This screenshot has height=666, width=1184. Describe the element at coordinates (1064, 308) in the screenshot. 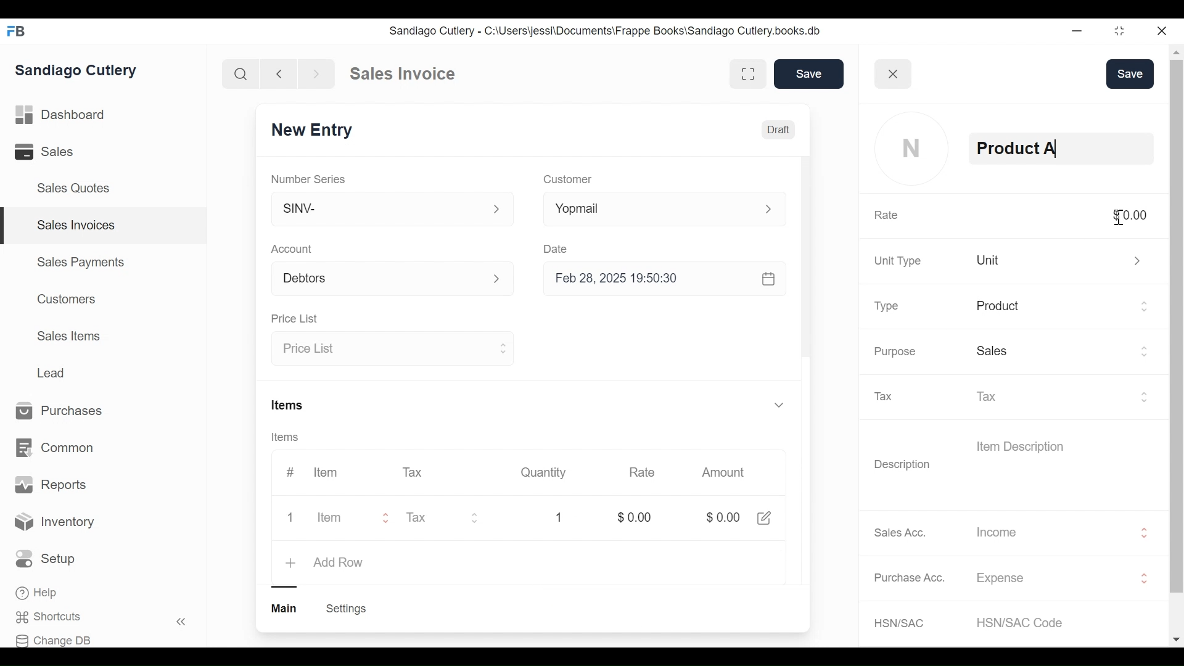

I see `Product` at that location.